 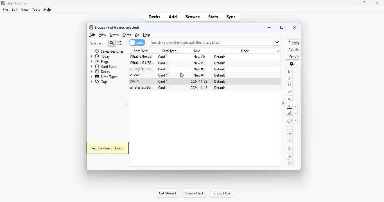 I want to click on decks, so click(x=155, y=17).